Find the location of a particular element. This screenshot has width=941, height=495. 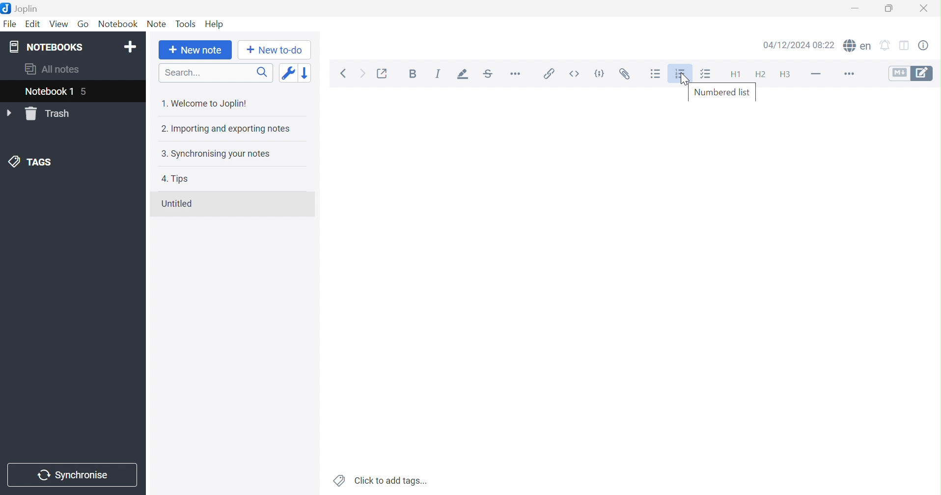

Strikethrough is located at coordinates (490, 75).